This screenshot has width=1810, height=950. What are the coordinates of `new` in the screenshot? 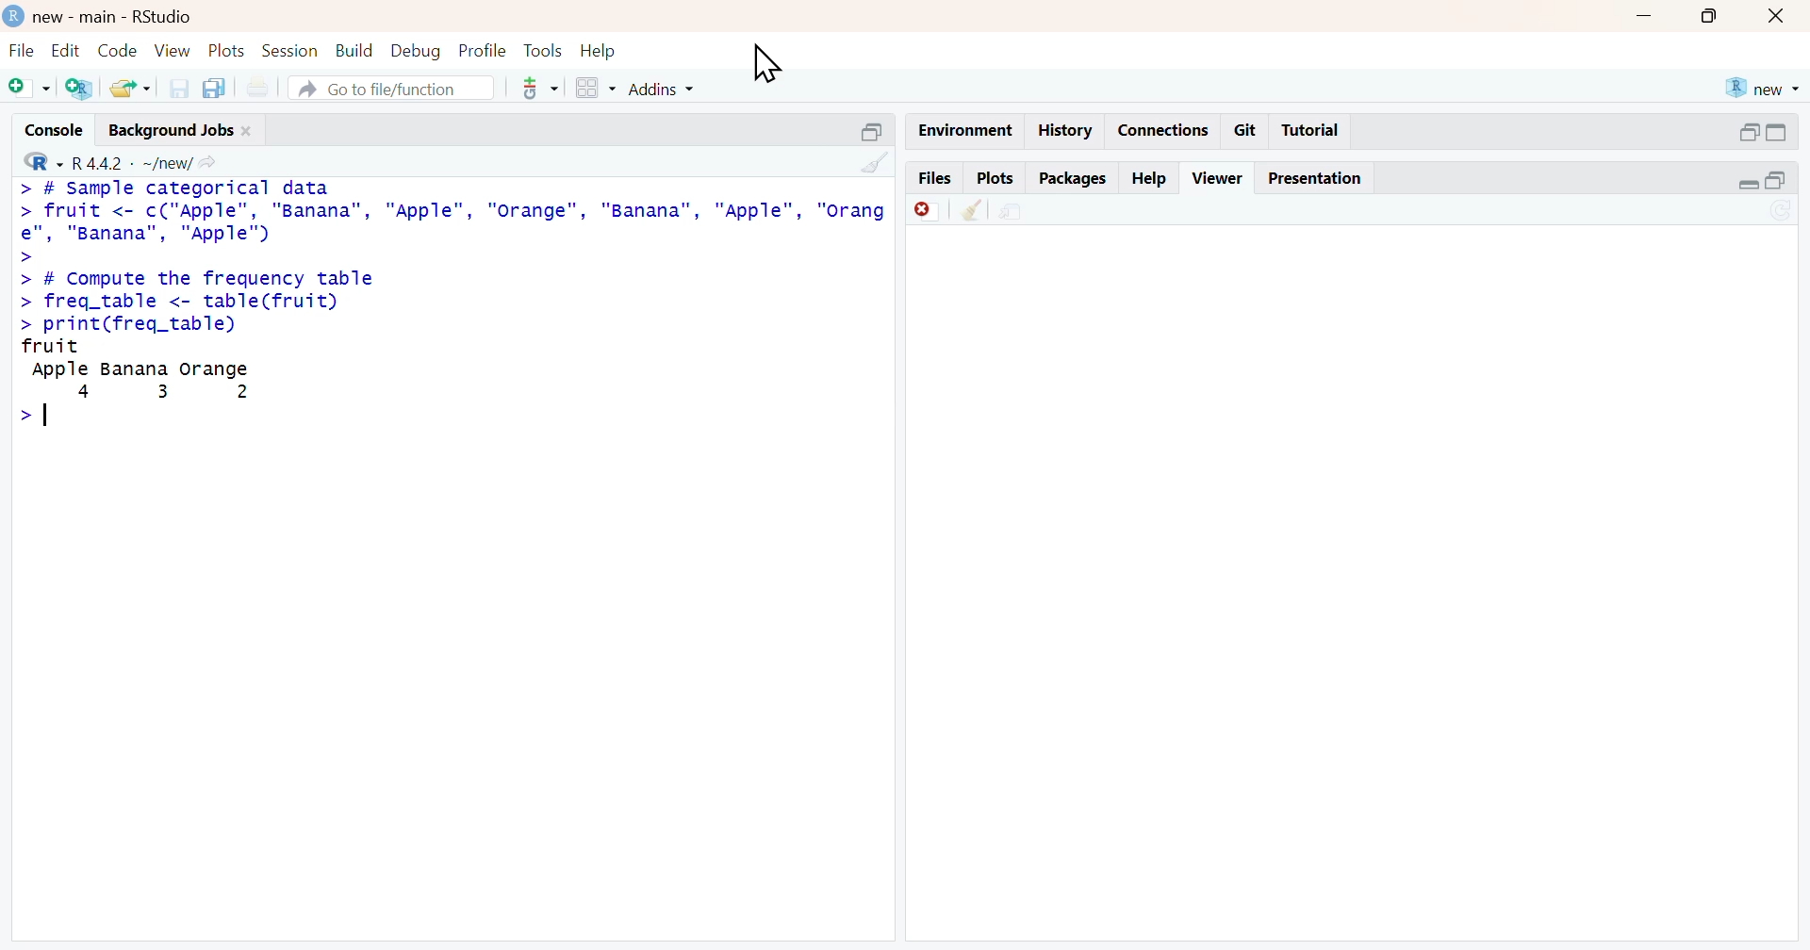 It's located at (1758, 89).